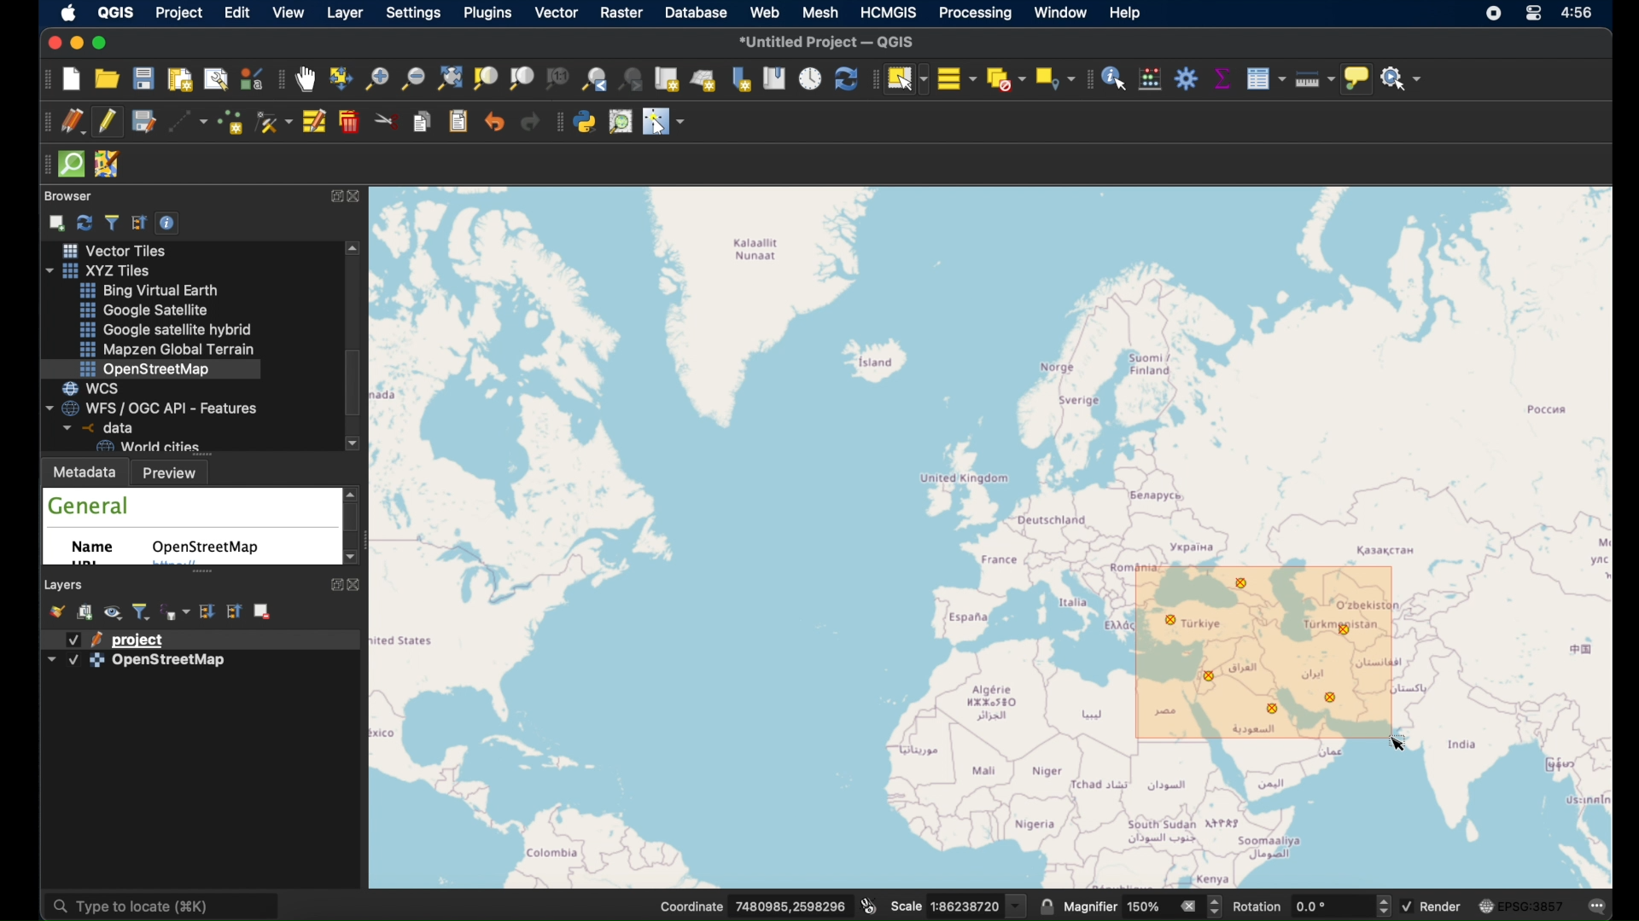  Describe the element at coordinates (1266, 78) in the screenshot. I see `show attribute table` at that location.